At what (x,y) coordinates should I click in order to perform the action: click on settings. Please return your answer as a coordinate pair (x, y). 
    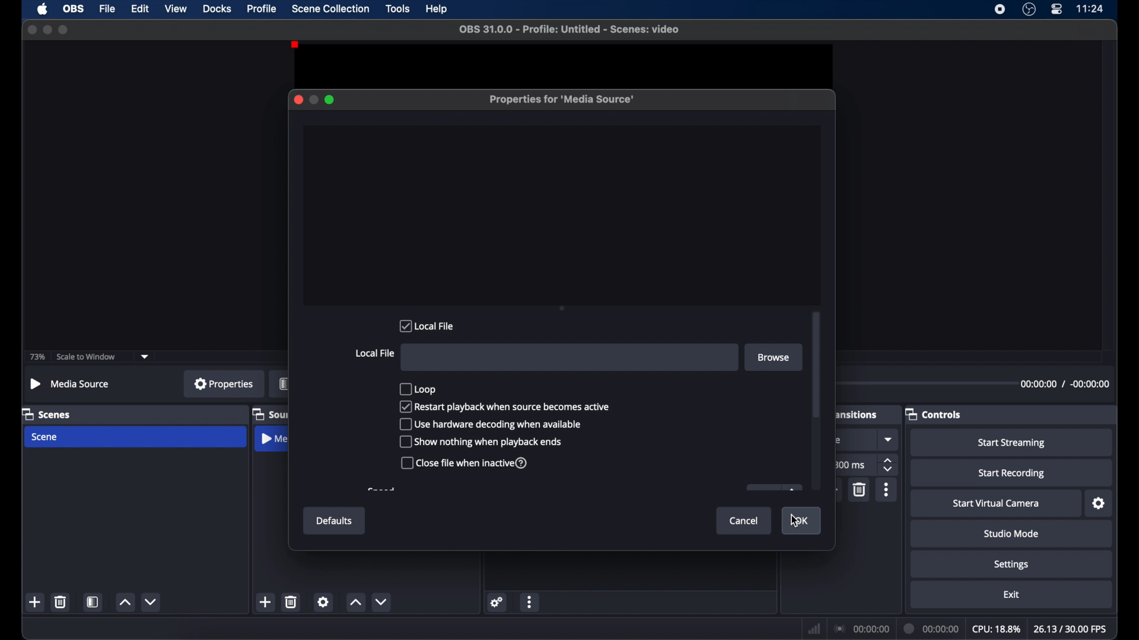
    Looking at the image, I should click on (1099, 504).